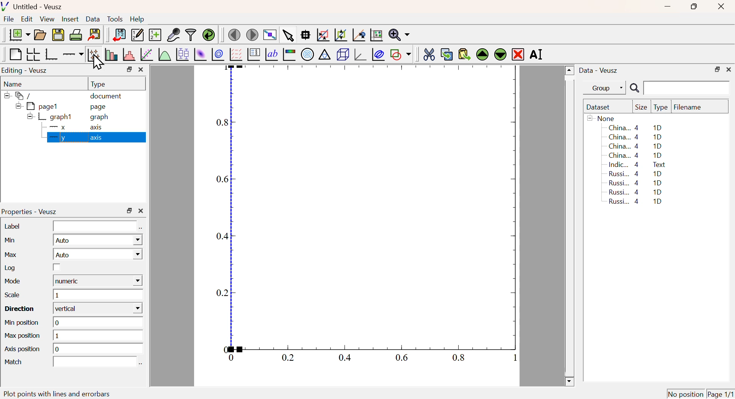  What do you see at coordinates (361, 55) in the screenshot?
I see `3D graph` at bounding box center [361, 55].